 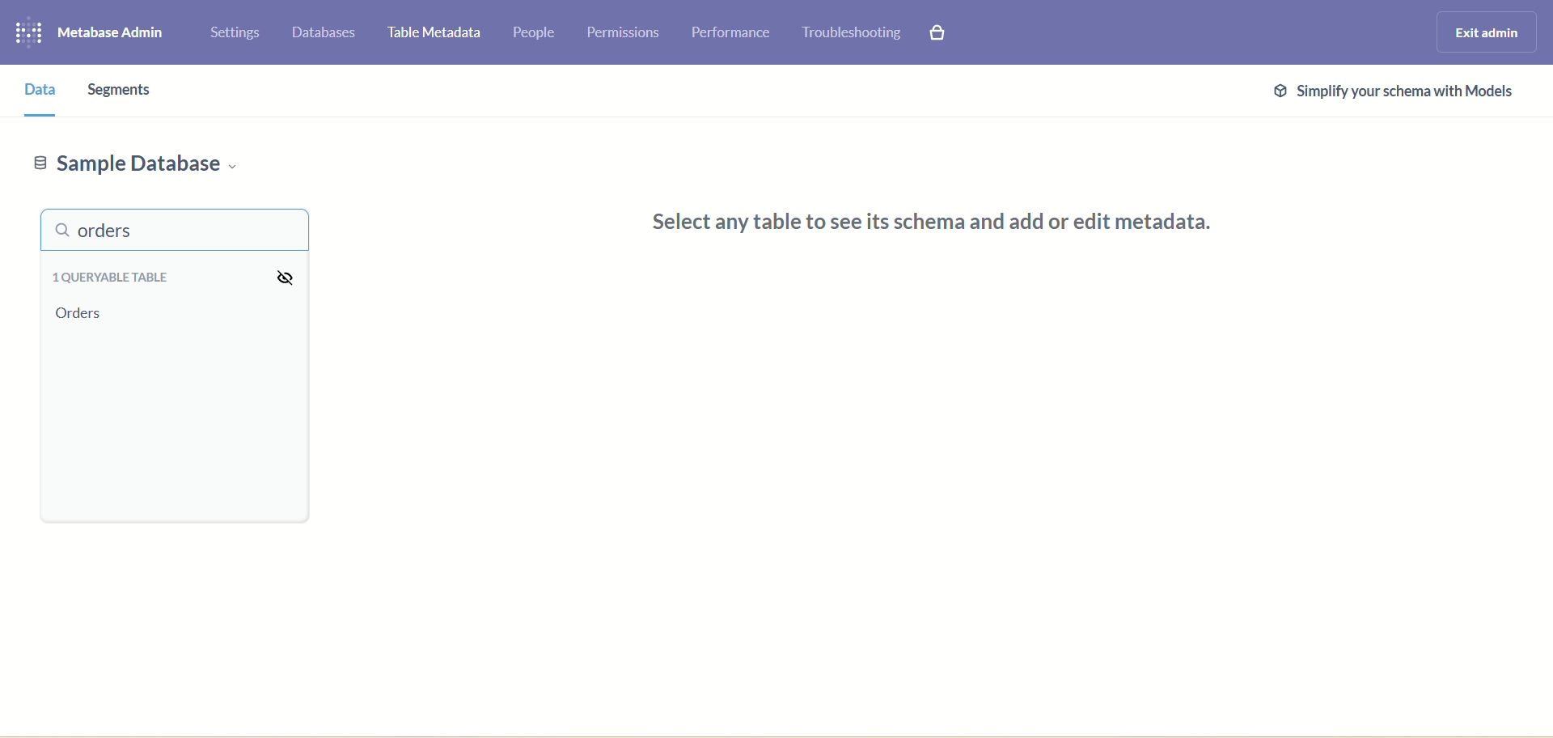 I want to click on segments, so click(x=129, y=93).